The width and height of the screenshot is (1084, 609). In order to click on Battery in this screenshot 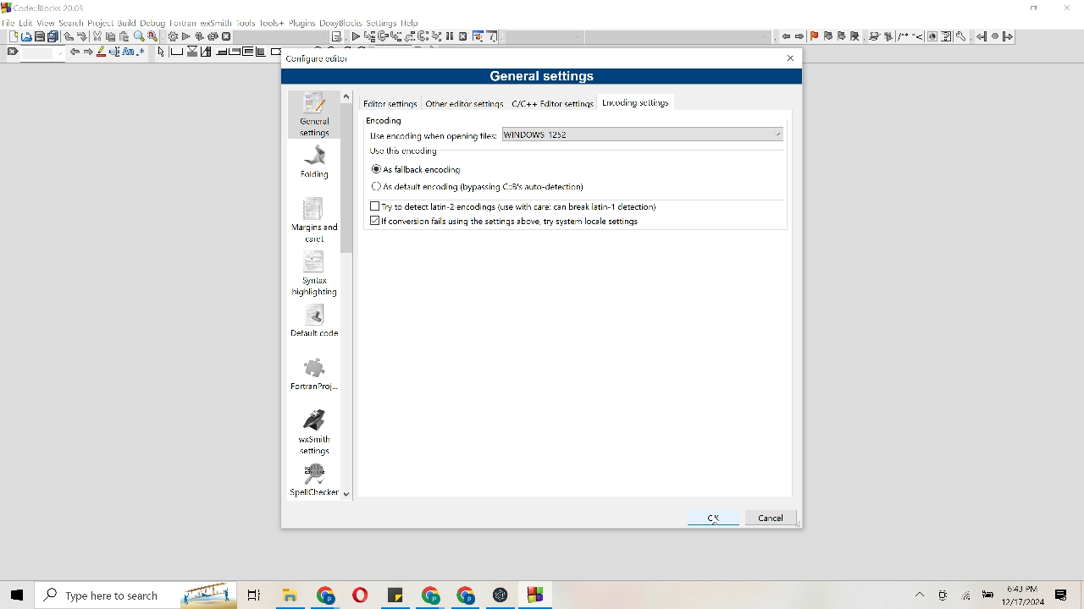, I will do `click(988, 594)`.